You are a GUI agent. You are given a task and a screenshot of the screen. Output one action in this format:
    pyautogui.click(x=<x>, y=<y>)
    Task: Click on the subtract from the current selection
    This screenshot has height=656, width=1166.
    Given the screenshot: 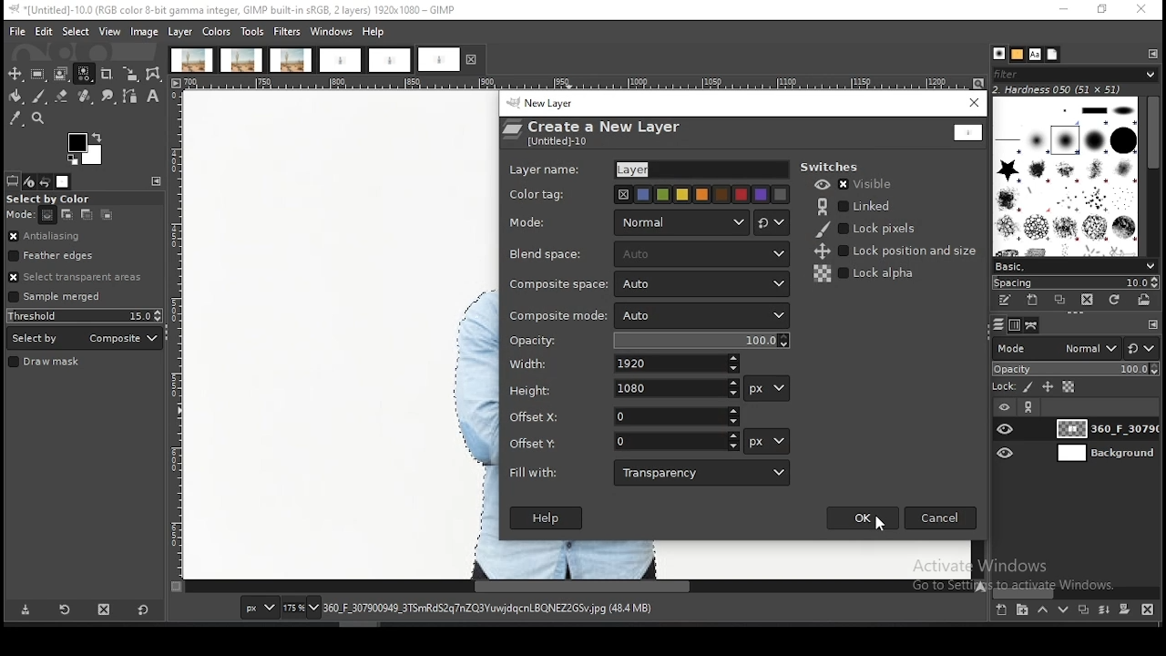 What is the action you would take?
    pyautogui.click(x=86, y=215)
    